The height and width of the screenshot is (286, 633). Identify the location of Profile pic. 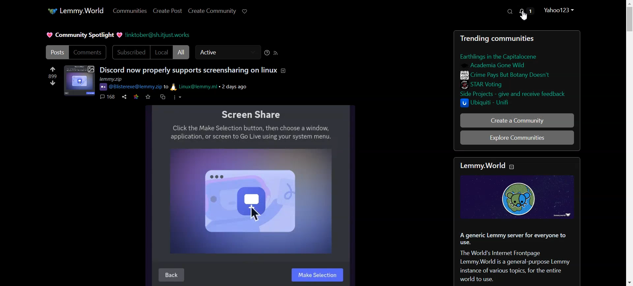
(79, 81).